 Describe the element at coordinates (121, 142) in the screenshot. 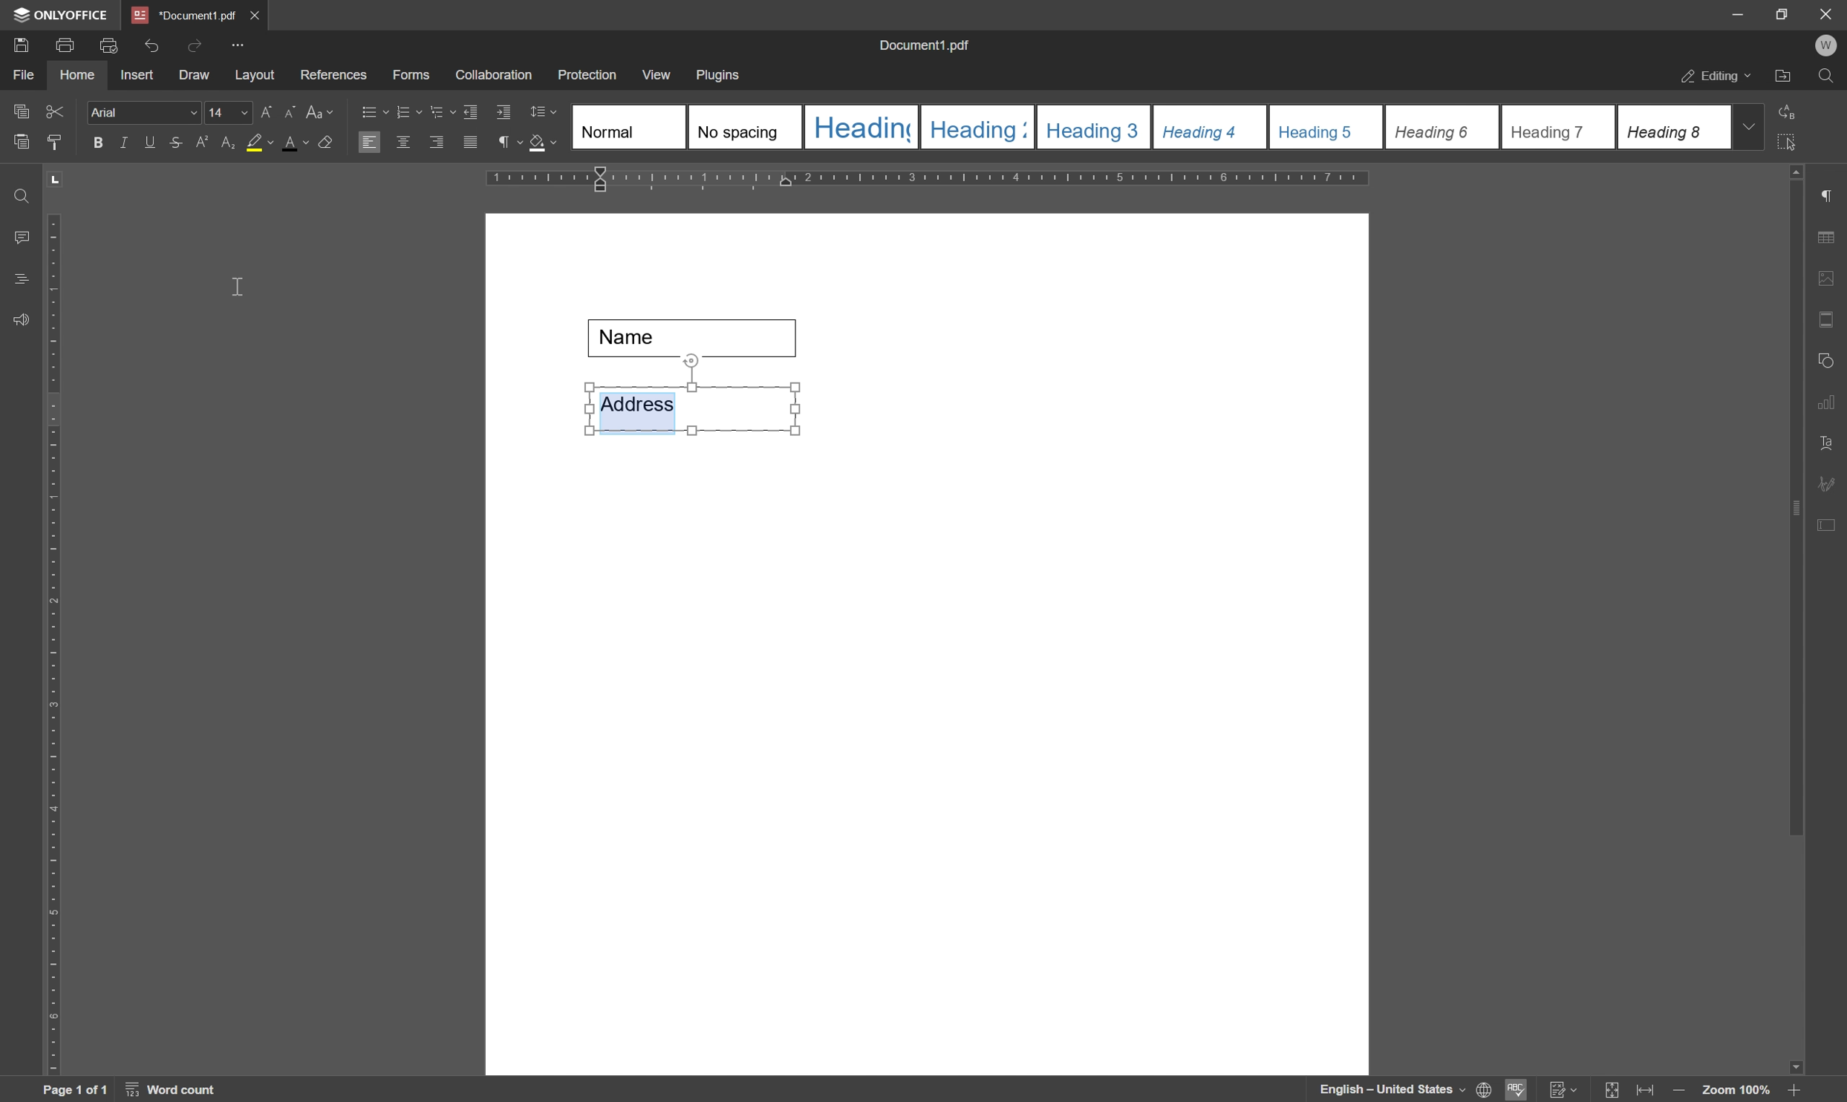

I see `italic` at that location.